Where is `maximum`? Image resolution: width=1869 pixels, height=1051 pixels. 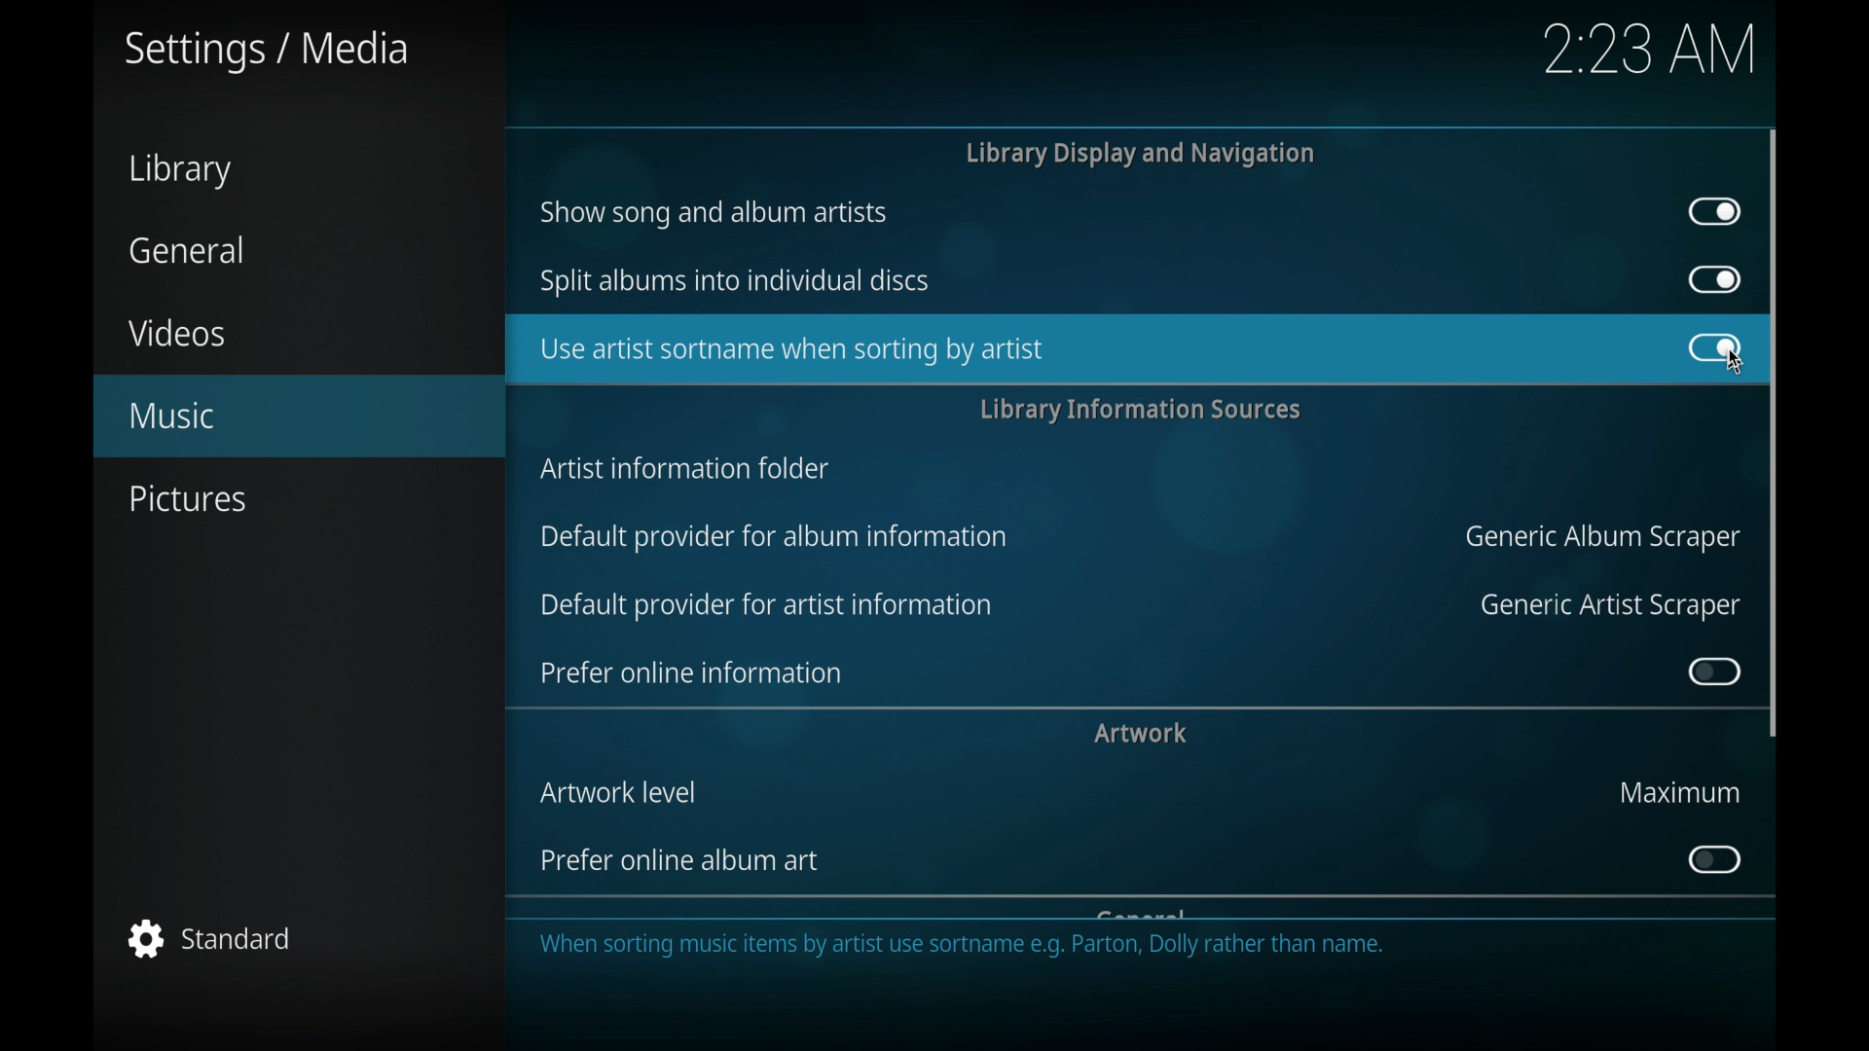 maximum is located at coordinates (1678, 791).